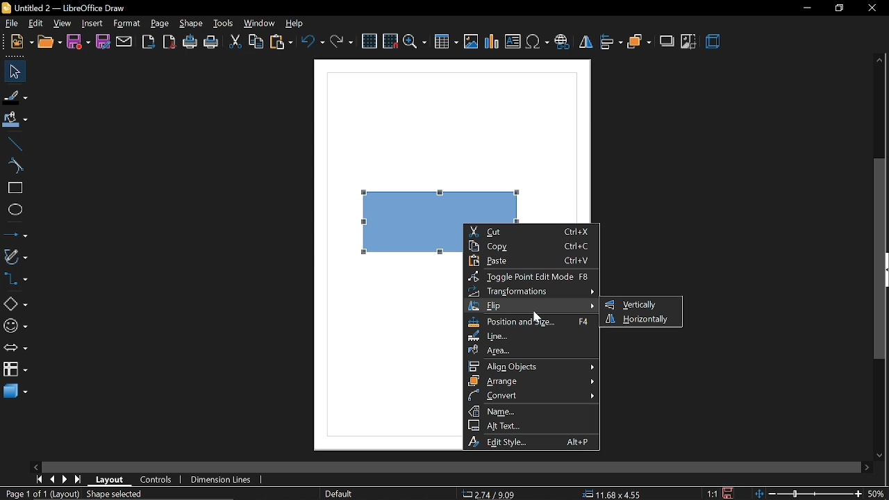 The image size is (889, 500). Describe the element at coordinates (190, 41) in the screenshot. I see `print directly` at that location.